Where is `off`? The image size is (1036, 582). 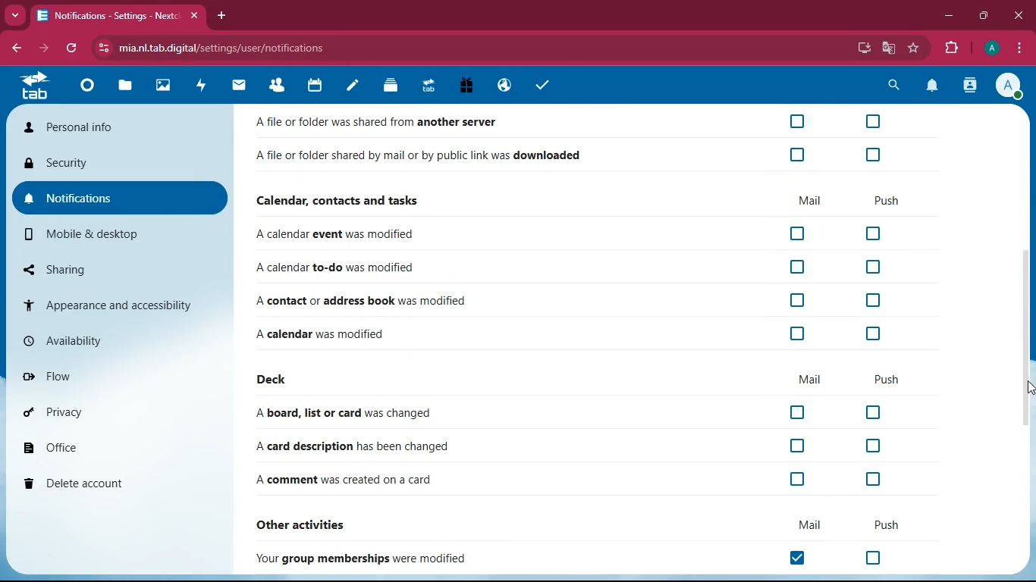 off is located at coordinates (799, 412).